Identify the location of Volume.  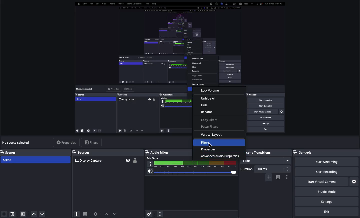
(194, 173).